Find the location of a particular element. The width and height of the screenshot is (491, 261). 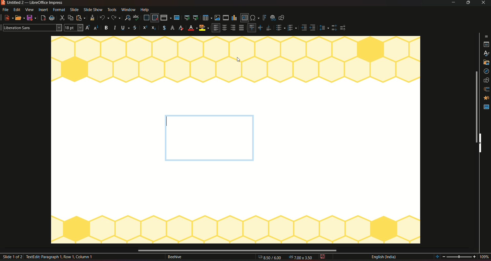

gallery is located at coordinates (486, 53).